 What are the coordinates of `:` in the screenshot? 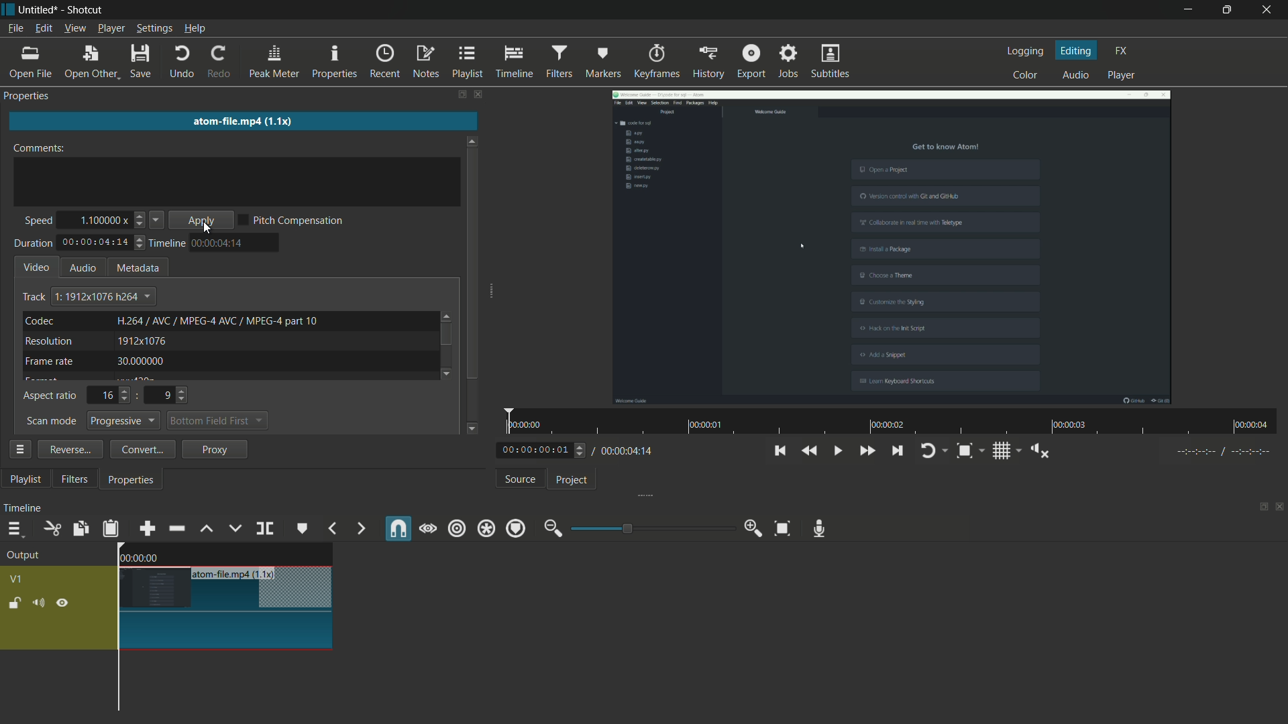 It's located at (138, 395).